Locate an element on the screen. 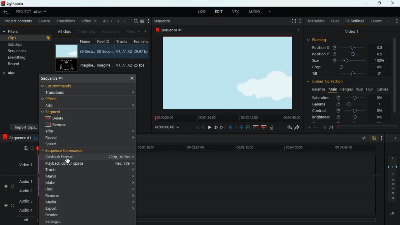 Image resolution: width=400 pixels, height=225 pixels. time is located at coordinates (168, 128).